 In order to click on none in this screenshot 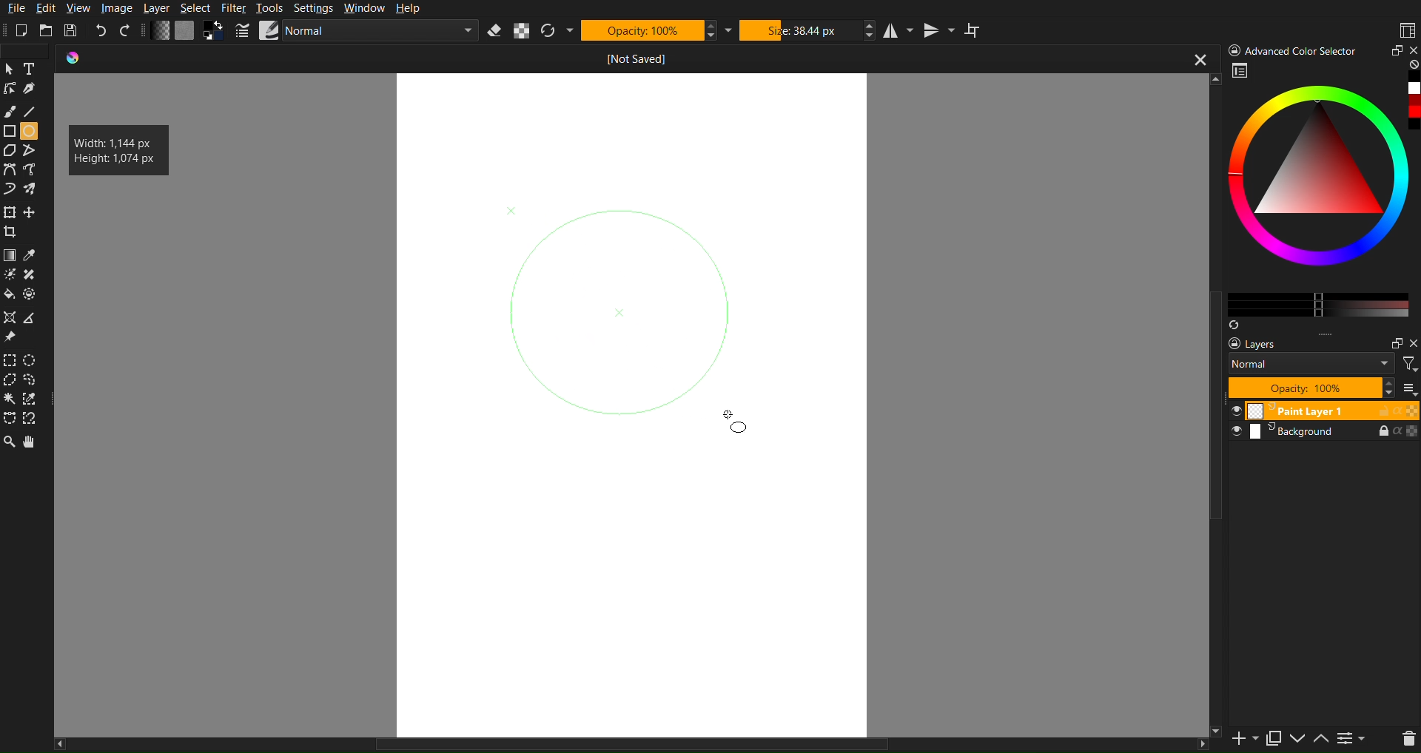, I will do `click(1411, 65)`.